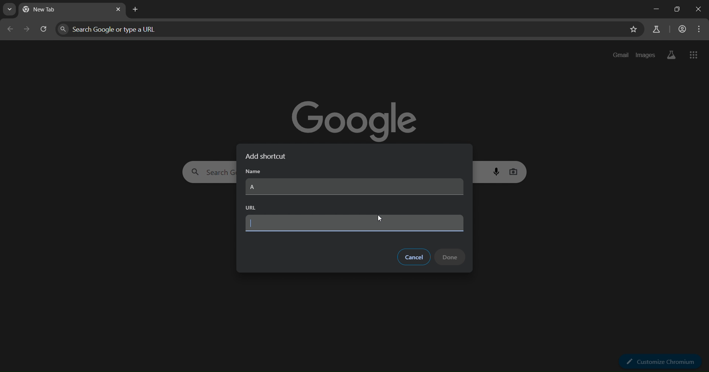 Image resolution: width=709 pixels, height=372 pixels. I want to click on images, so click(645, 54).